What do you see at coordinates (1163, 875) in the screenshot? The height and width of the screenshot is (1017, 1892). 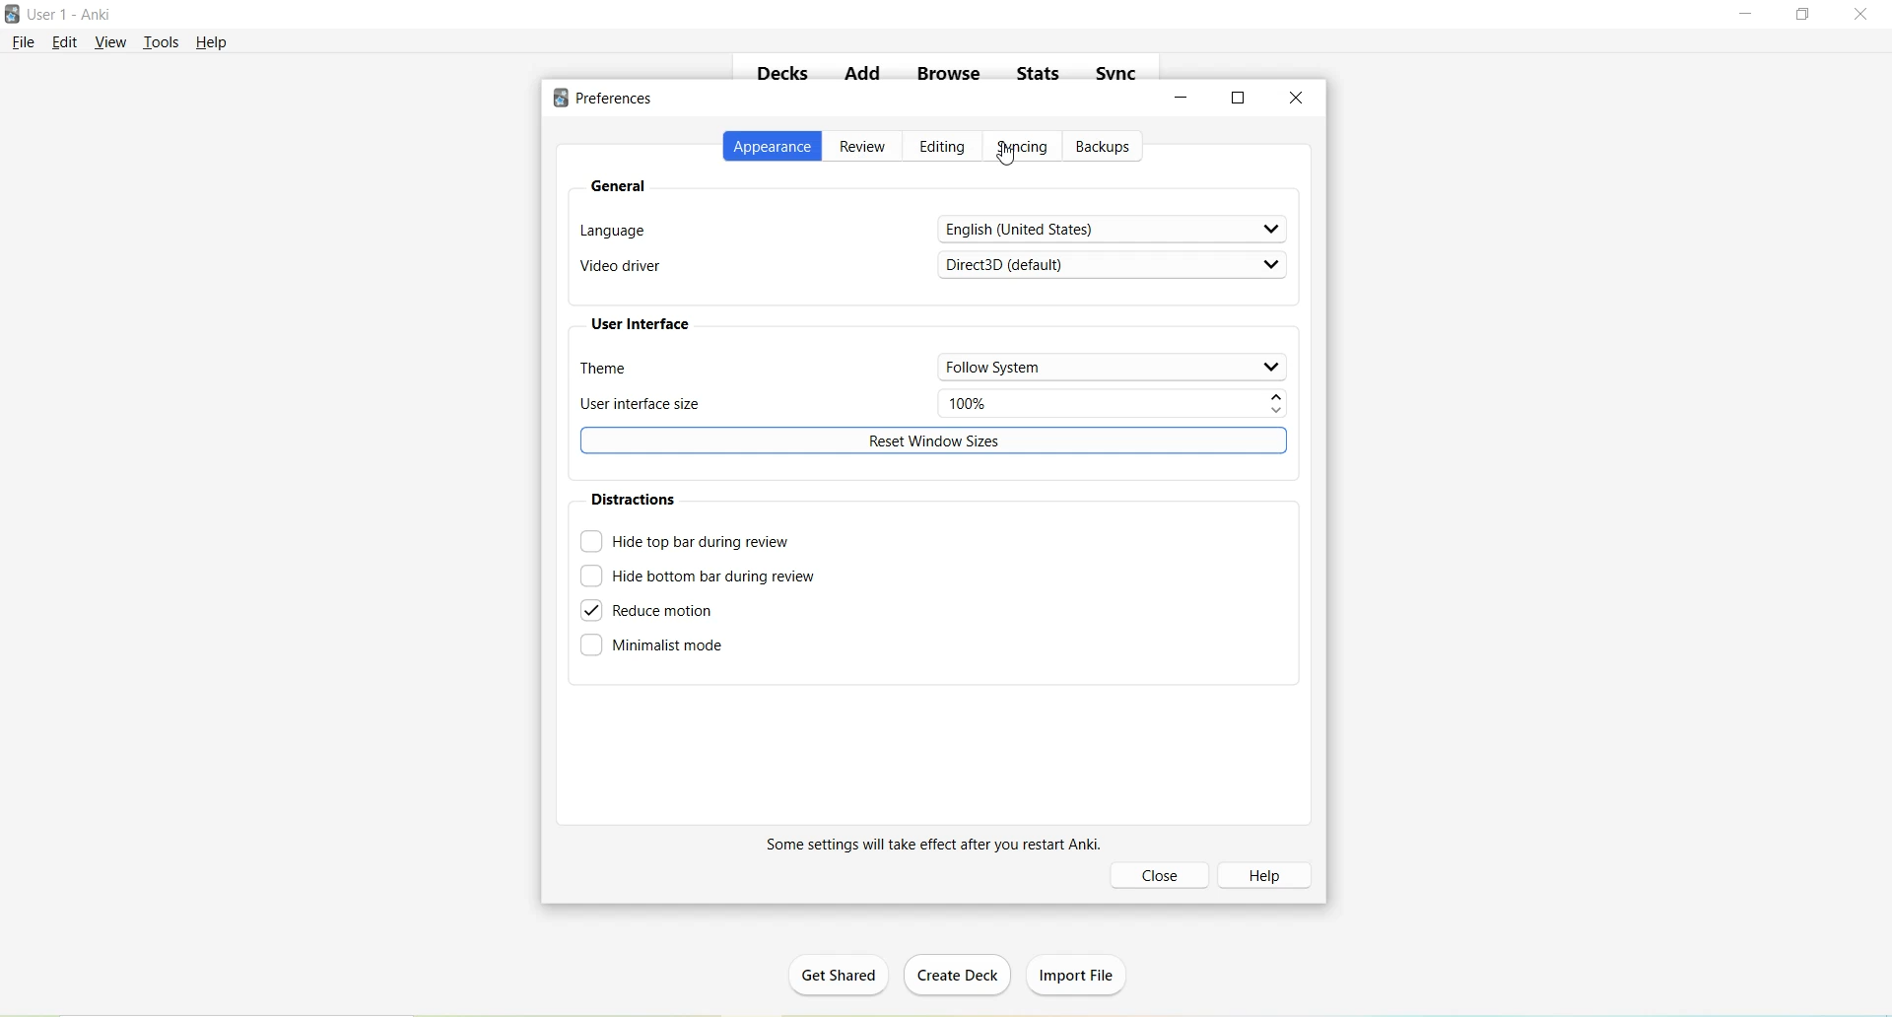 I see `Close` at bounding box center [1163, 875].